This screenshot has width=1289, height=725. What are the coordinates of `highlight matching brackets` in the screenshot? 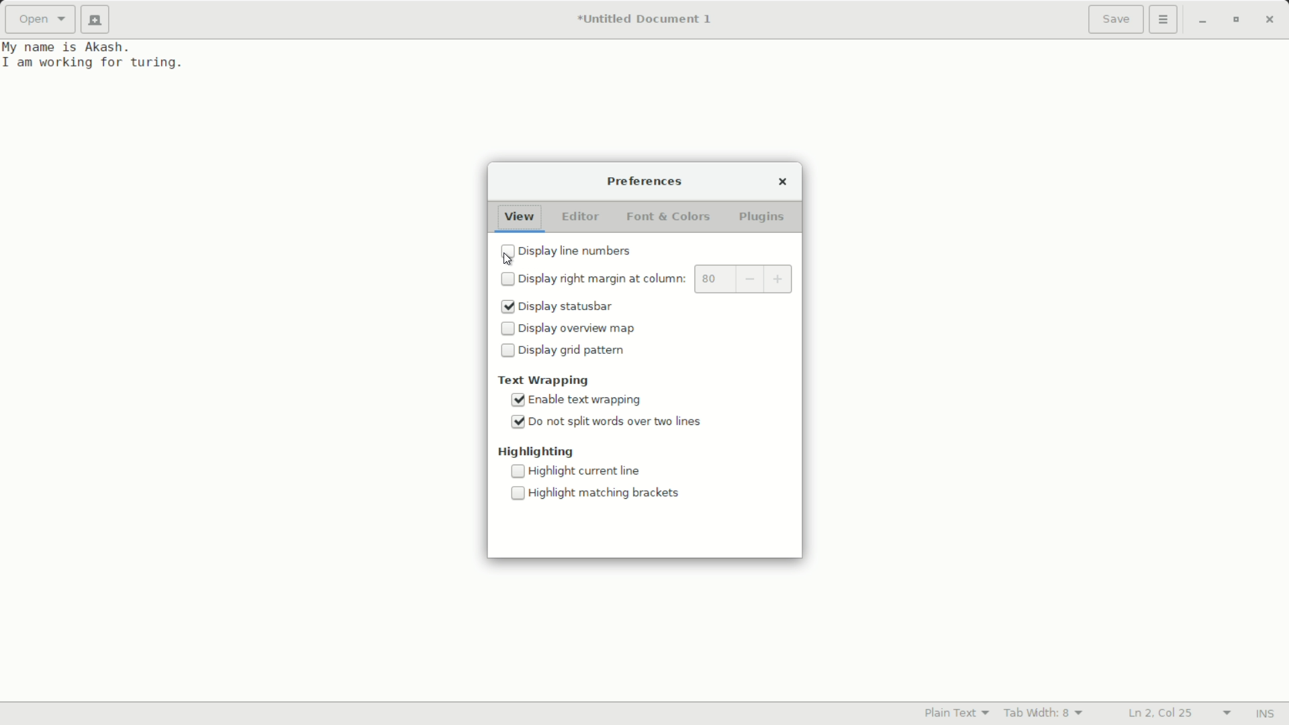 It's located at (606, 494).